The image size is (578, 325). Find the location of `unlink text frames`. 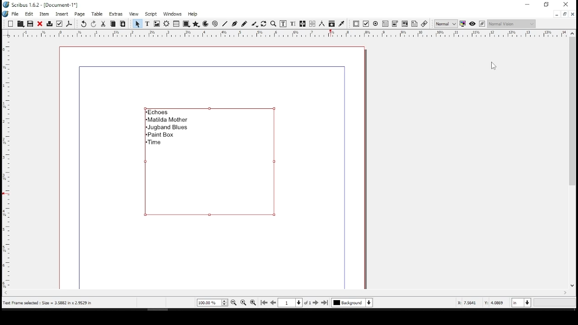

unlink text frames is located at coordinates (312, 23).